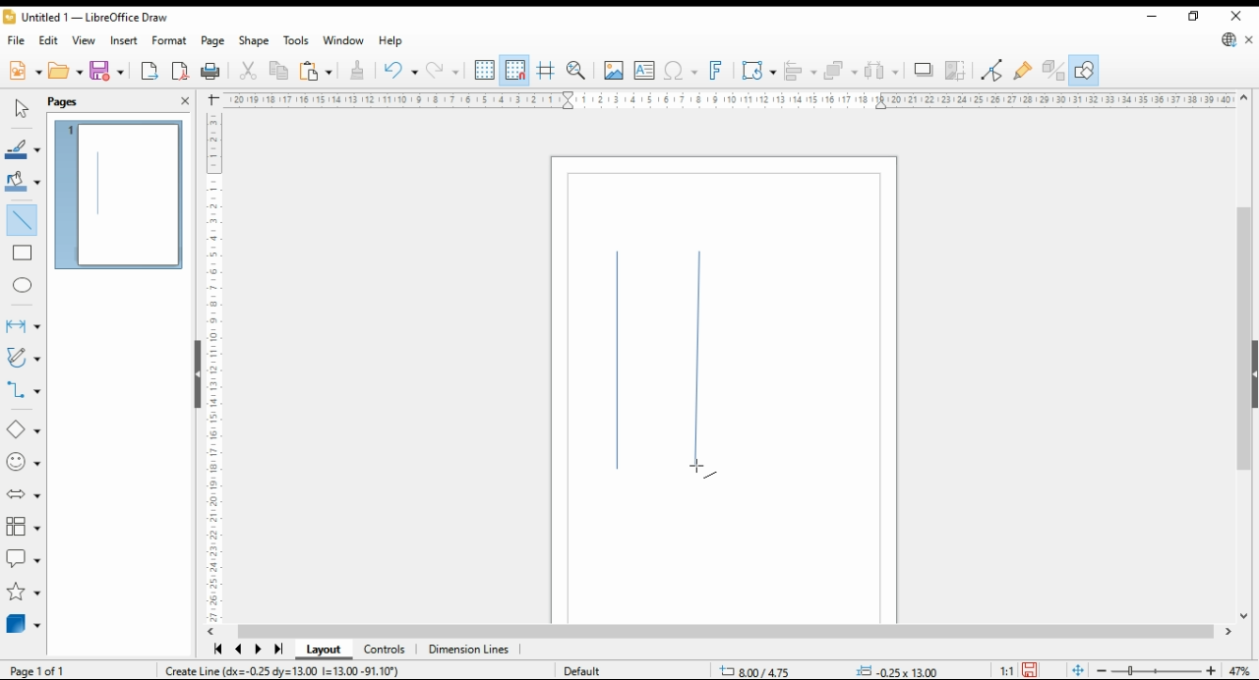  I want to click on previous page, so click(240, 651).